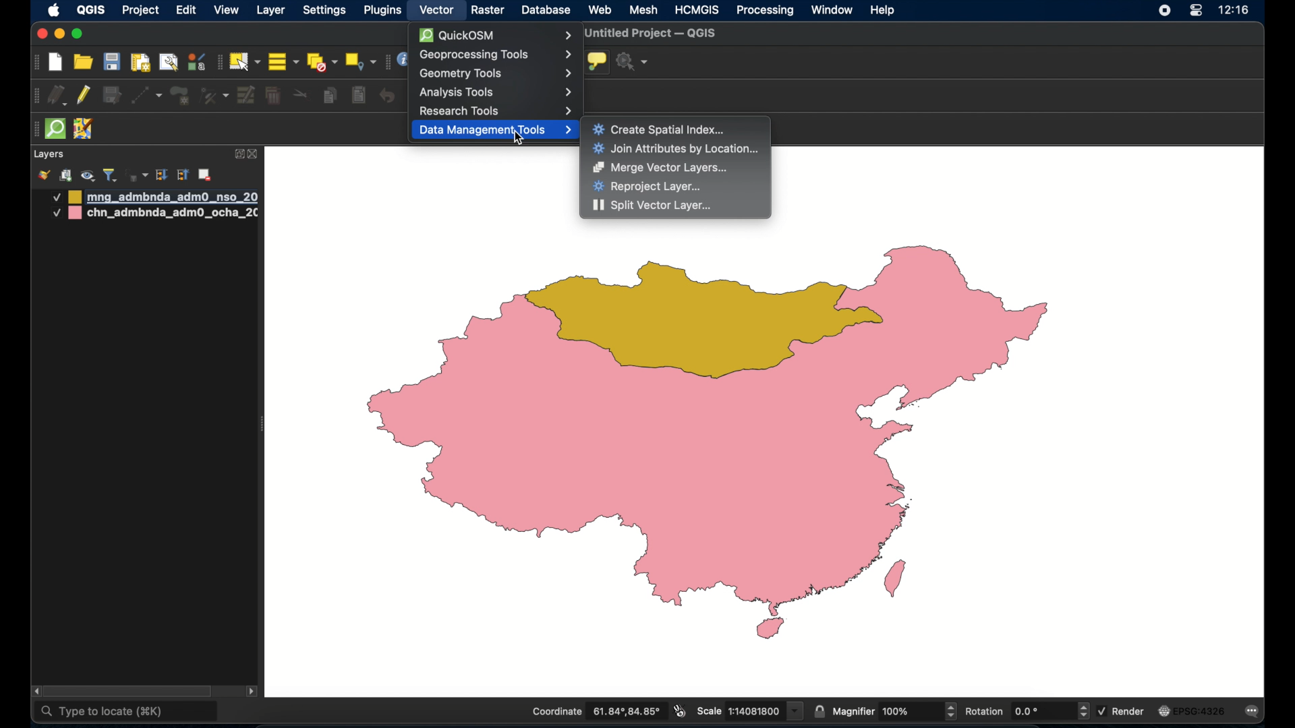 The width and height of the screenshot is (1295, 728). I want to click on time, so click(1234, 11).